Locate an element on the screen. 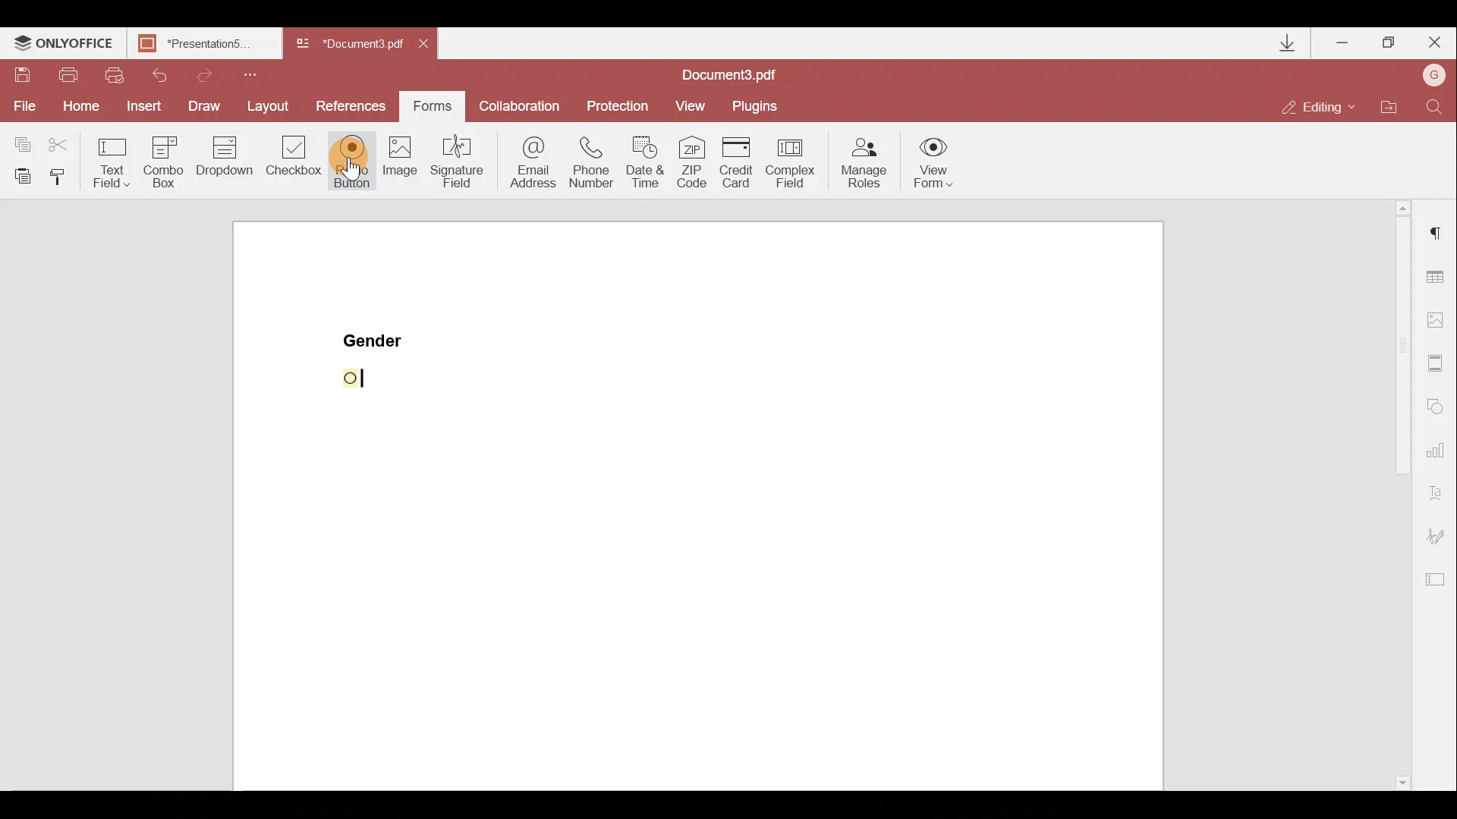  Manage roles is located at coordinates (860, 162).